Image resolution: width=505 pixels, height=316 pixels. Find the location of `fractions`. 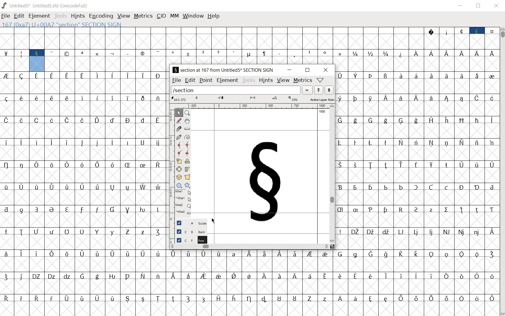

fractions is located at coordinates (371, 53).